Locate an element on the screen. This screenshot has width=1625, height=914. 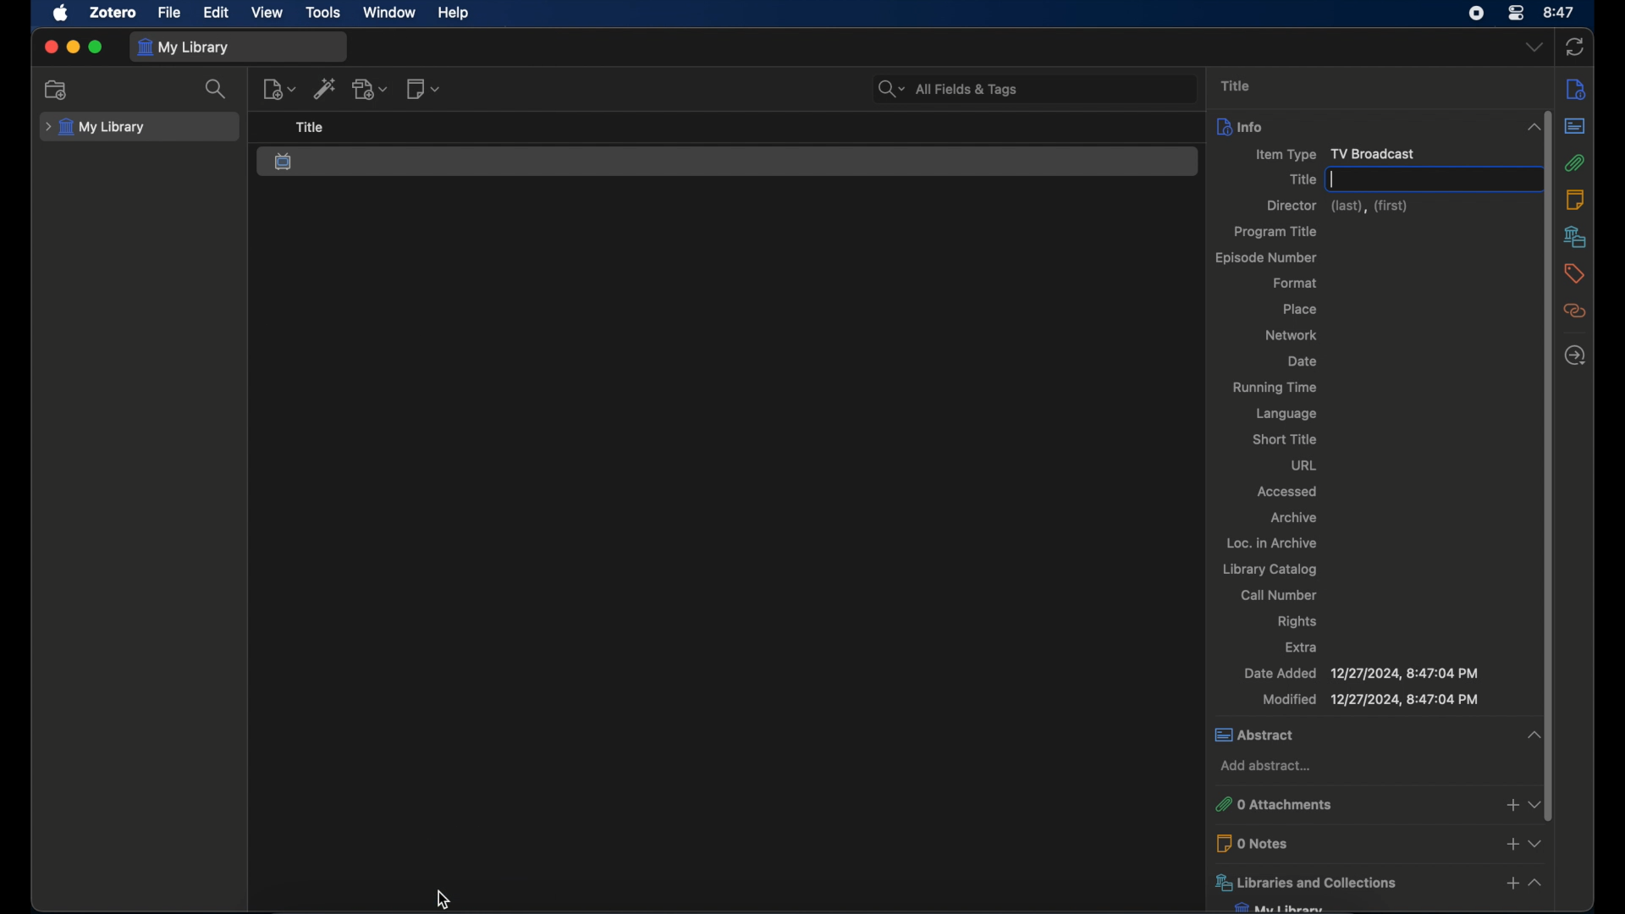
cursor is located at coordinates (445, 895).